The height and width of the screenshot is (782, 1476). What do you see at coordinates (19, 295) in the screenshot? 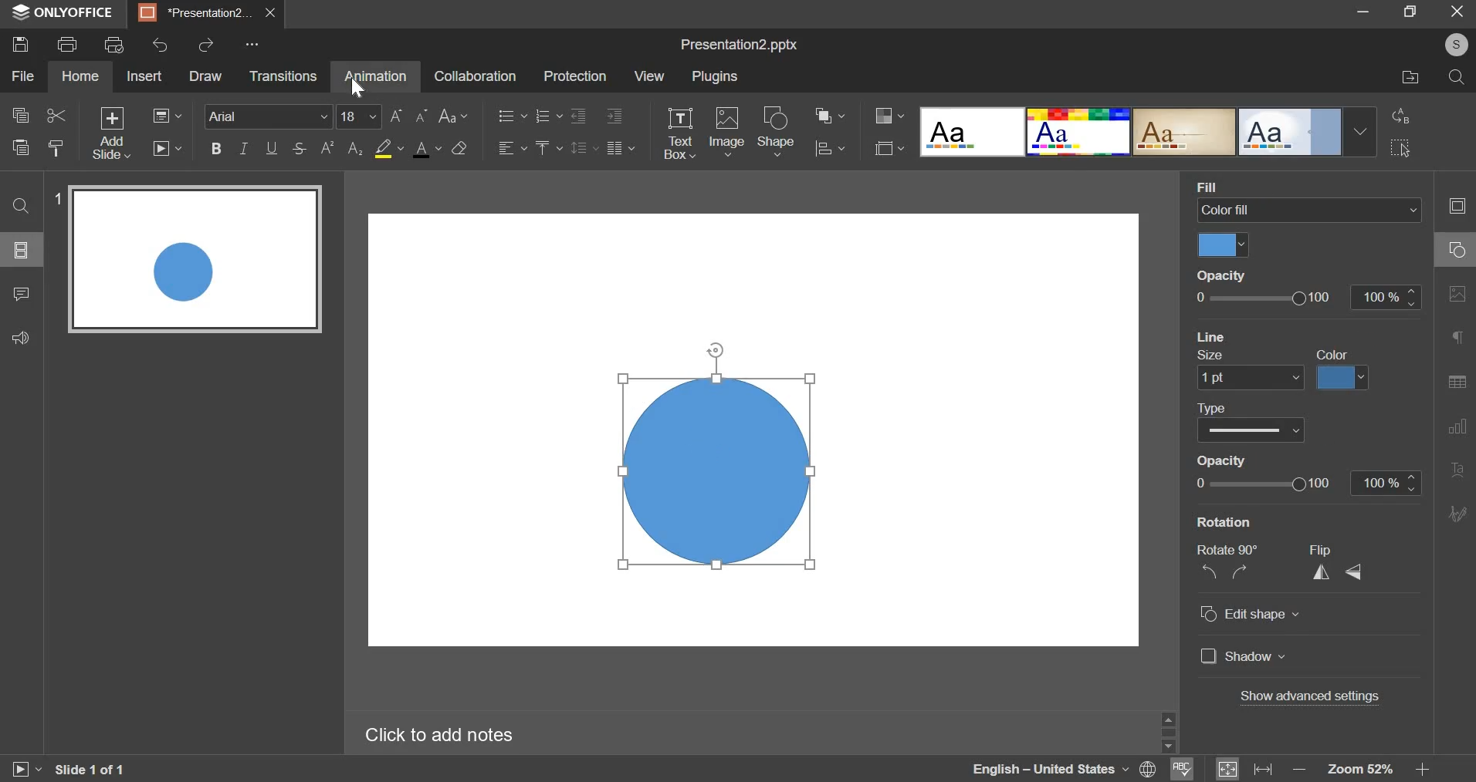
I see `comment` at bounding box center [19, 295].